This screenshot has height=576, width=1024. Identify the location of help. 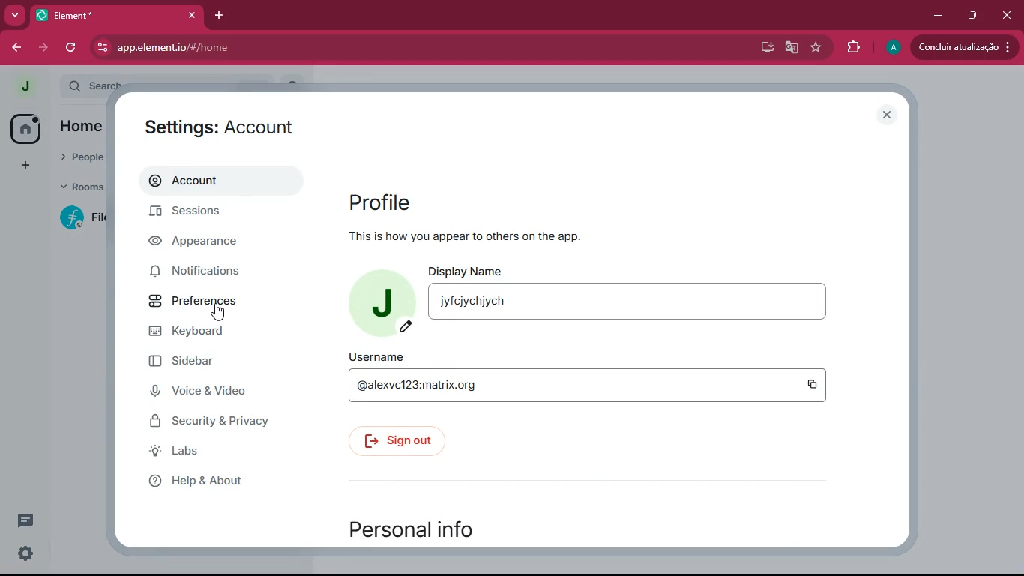
(220, 481).